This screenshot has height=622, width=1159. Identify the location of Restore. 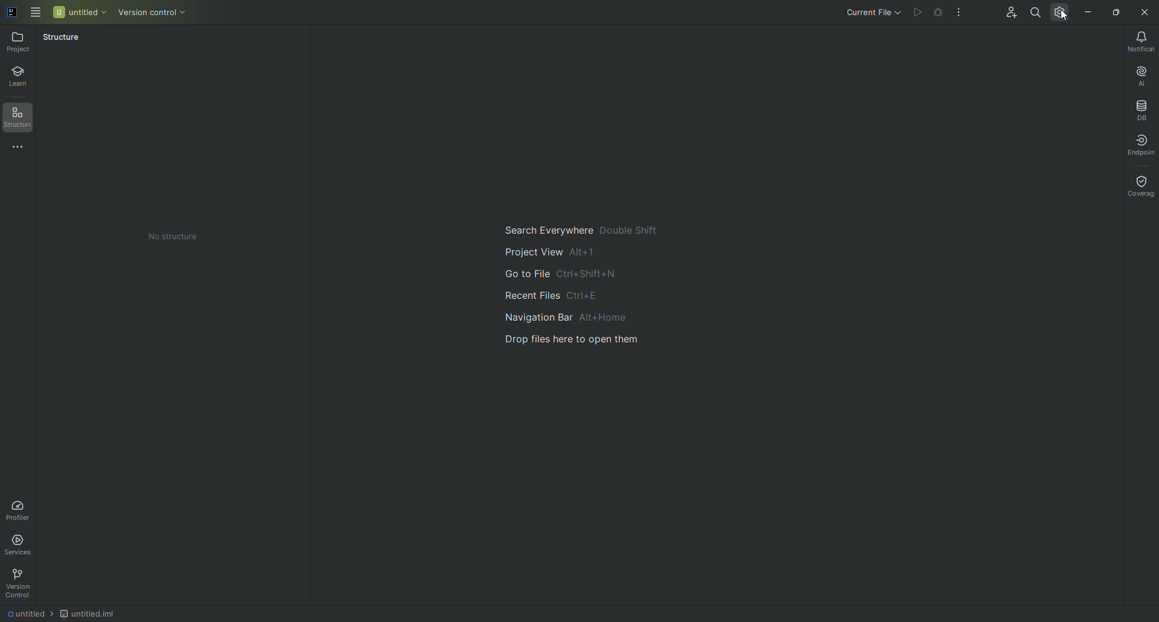
(1114, 11).